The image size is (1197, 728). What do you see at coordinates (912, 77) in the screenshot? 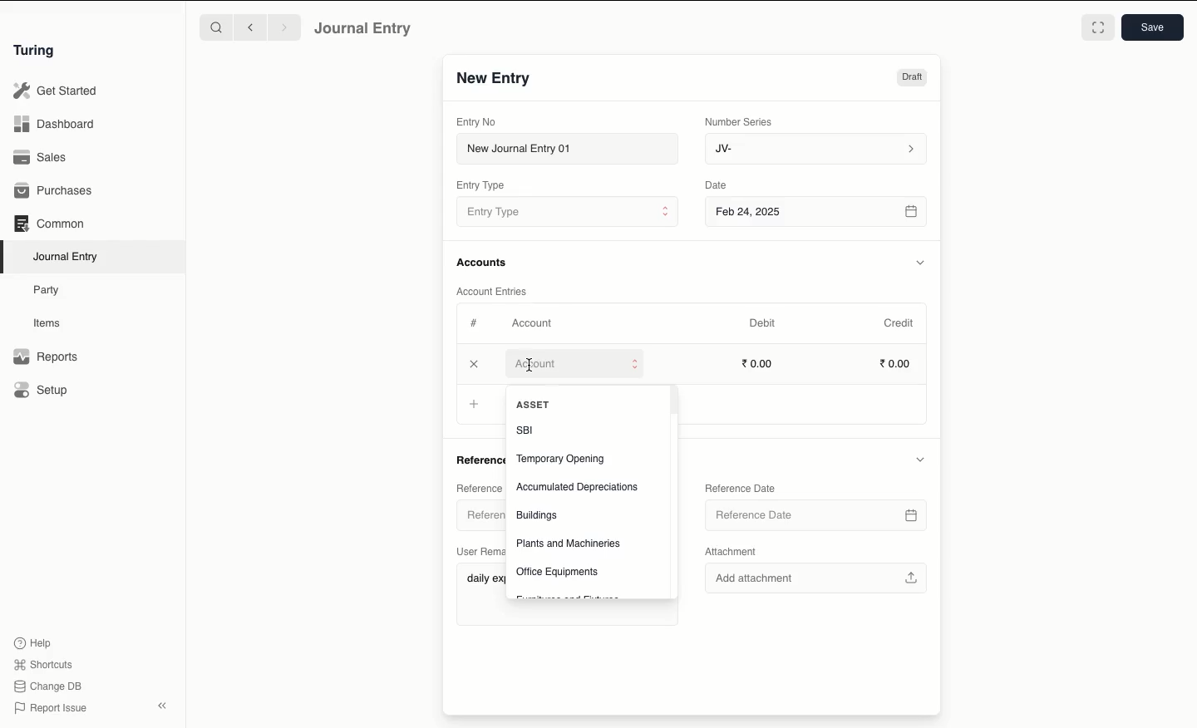
I see `Draft` at bounding box center [912, 77].